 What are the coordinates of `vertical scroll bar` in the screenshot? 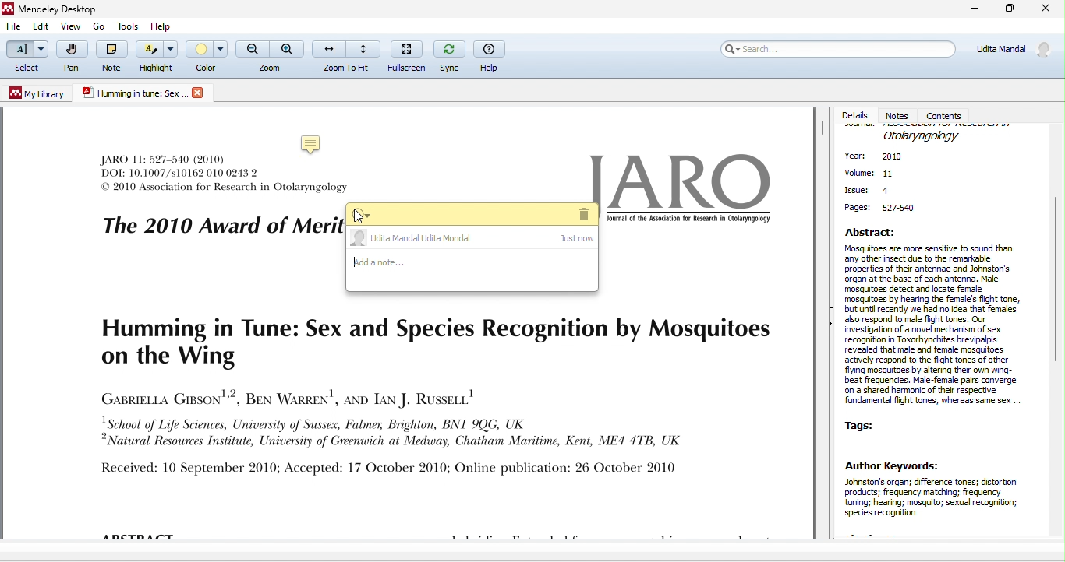 It's located at (822, 131).